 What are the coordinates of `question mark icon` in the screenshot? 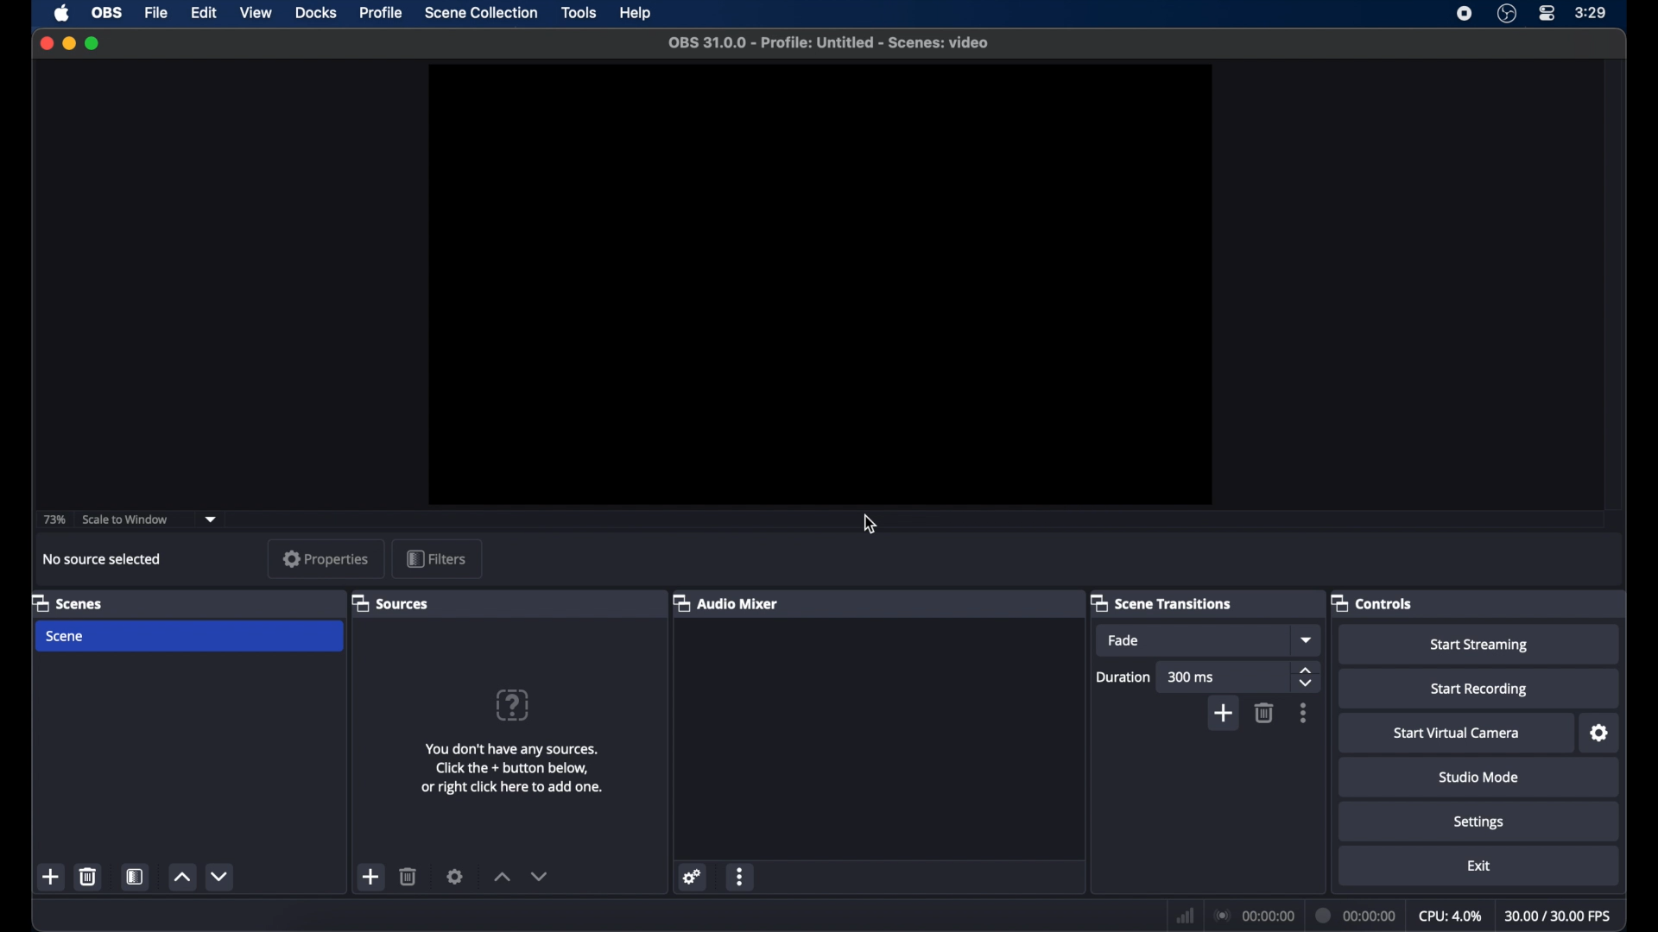 It's located at (514, 705).